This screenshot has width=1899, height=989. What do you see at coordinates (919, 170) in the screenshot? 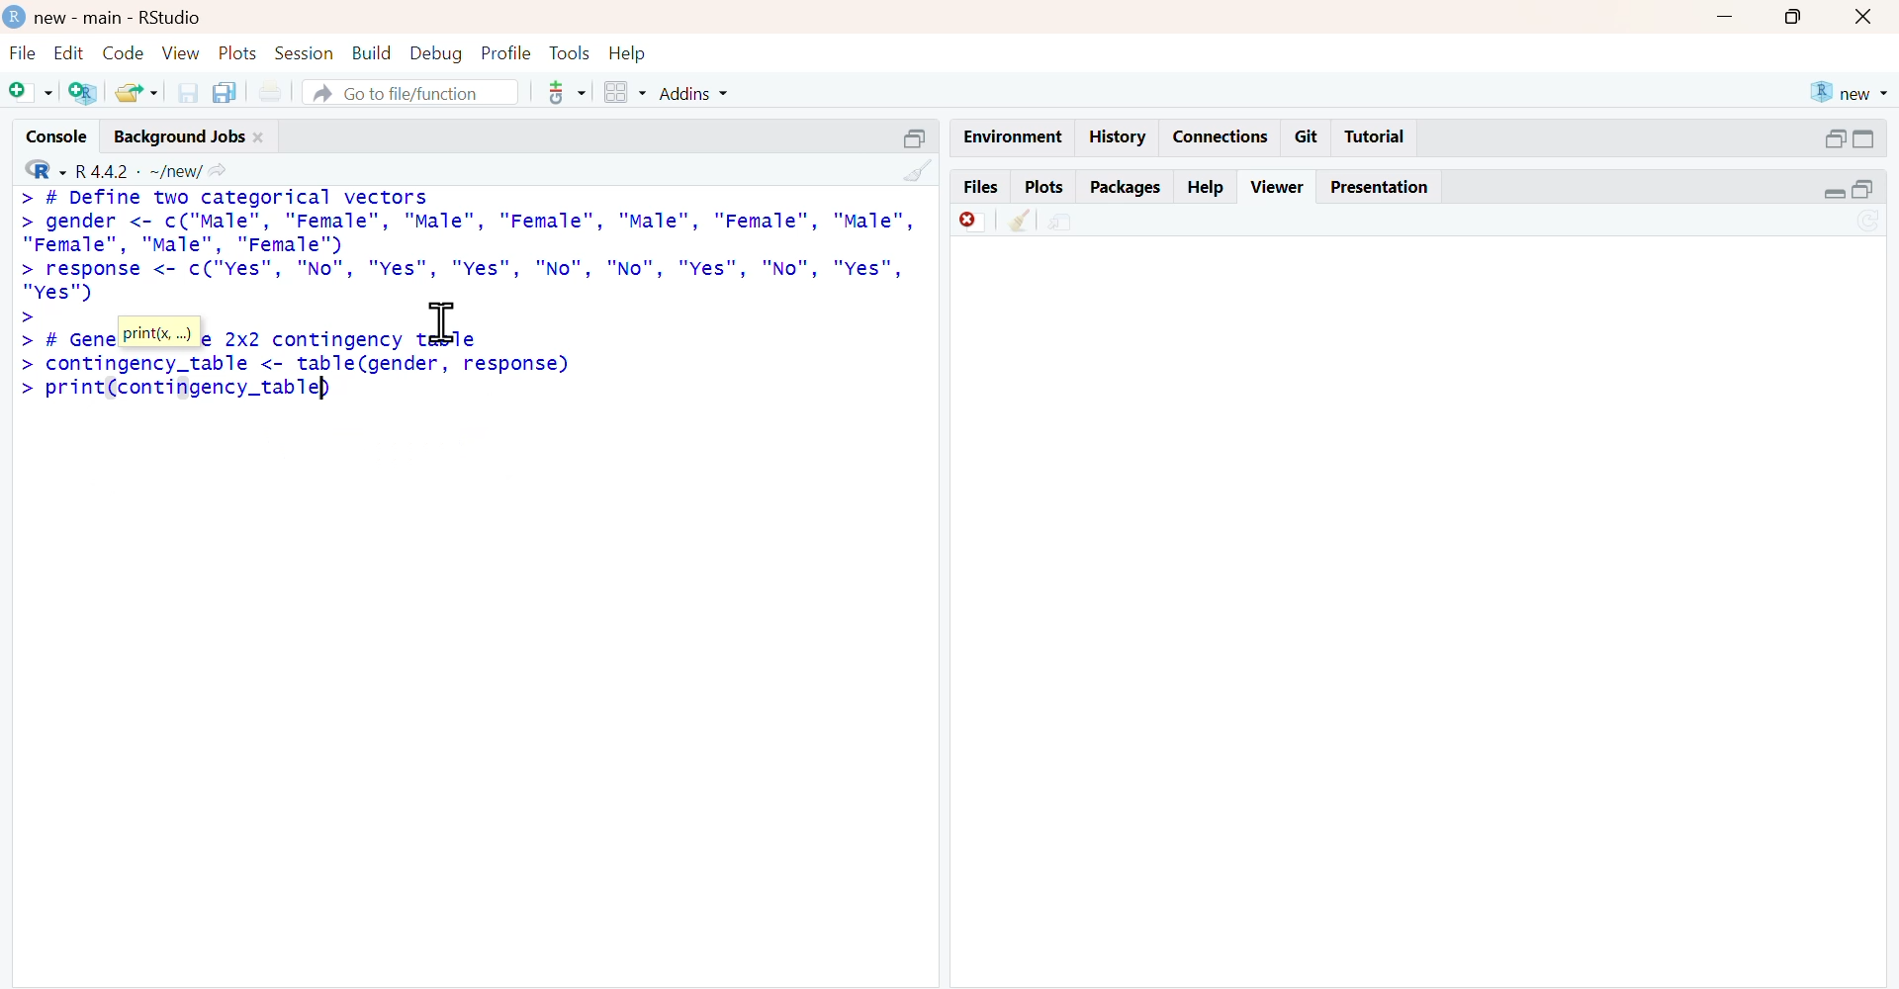
I see `clean` at bounding box center [919, 170].